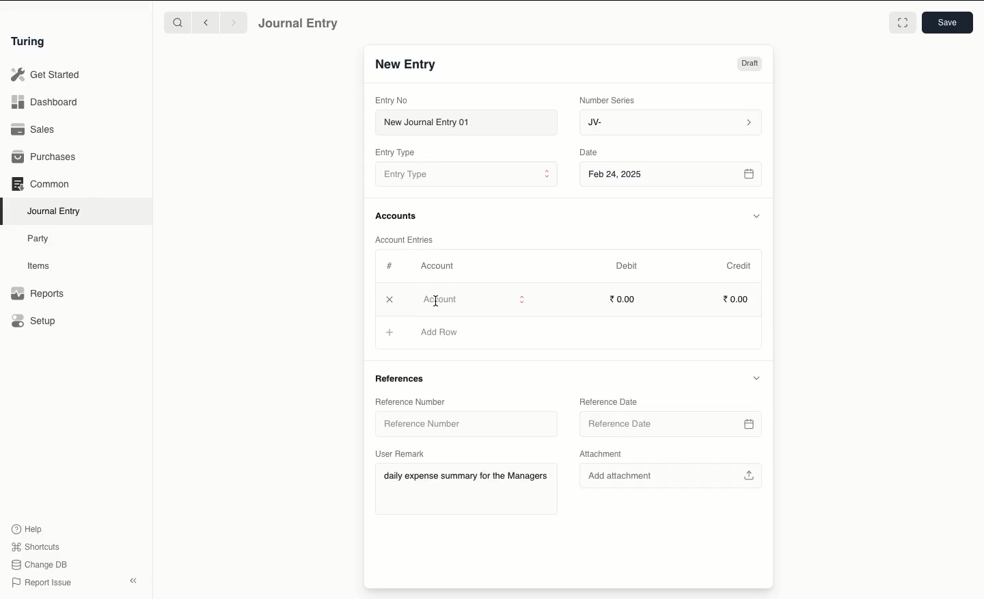 Image resolution: width=984 pixels, height=599 pixels. What do you see at coordinates (466, 174) in the screenshot?
I see `Entry Type` at bounding box center [466, 174].